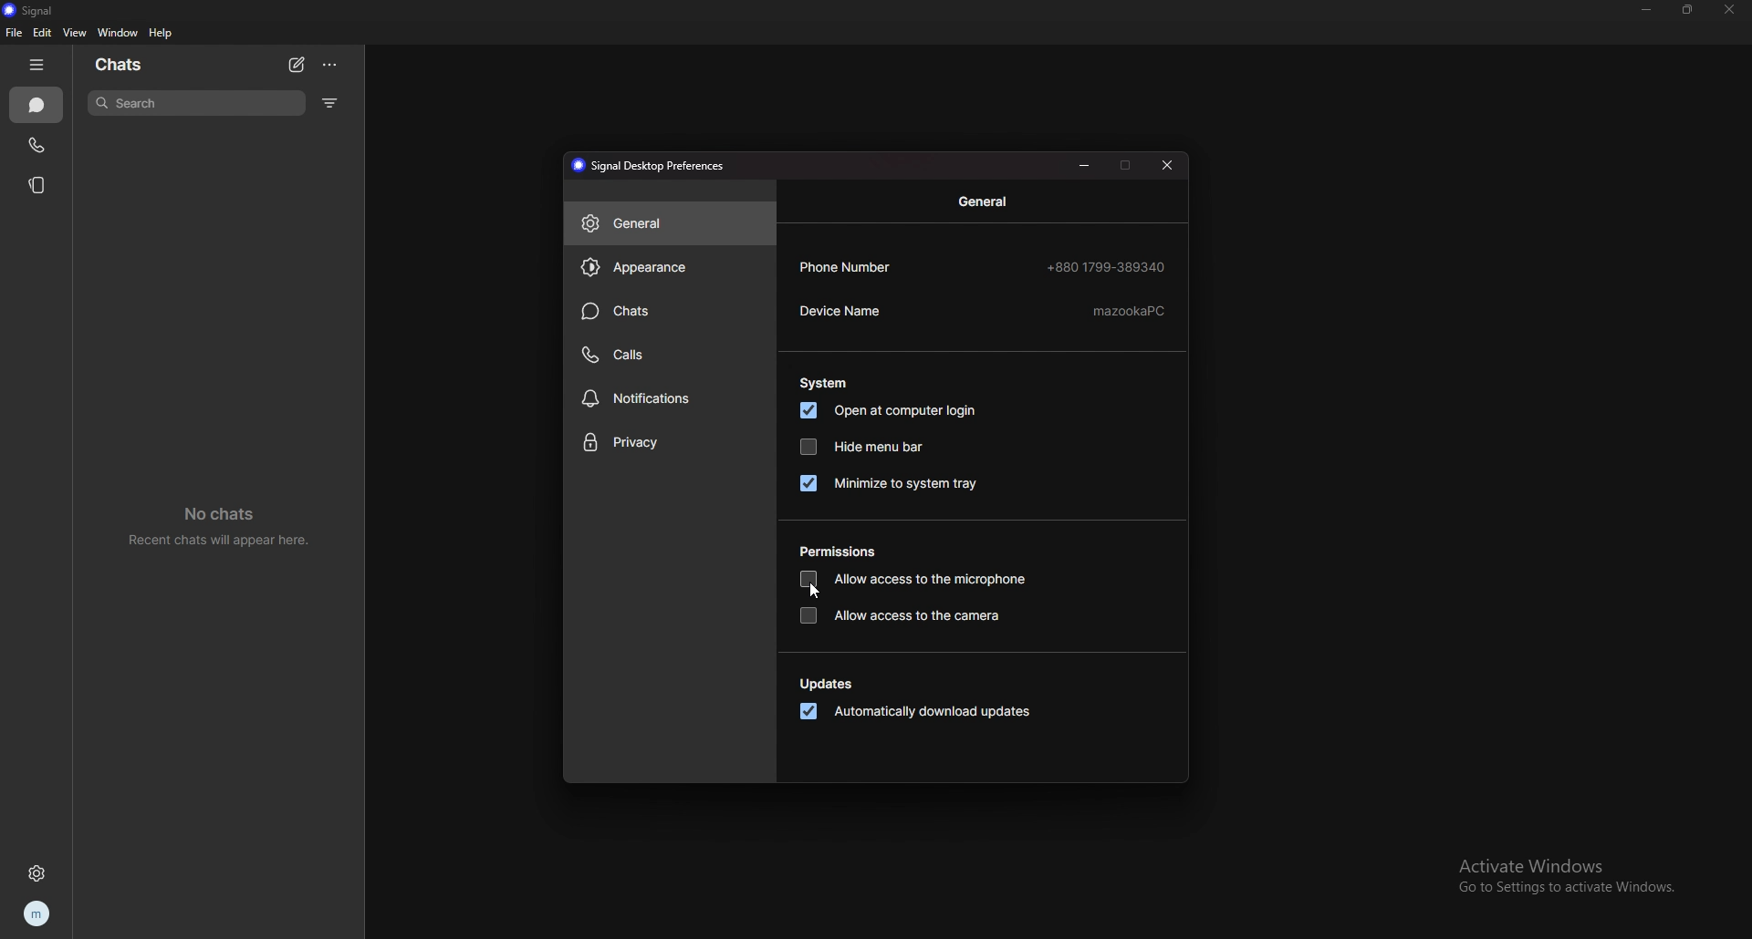  Describe the element at coordinates (990, 201) in the screenshot. I see `general` at that location.